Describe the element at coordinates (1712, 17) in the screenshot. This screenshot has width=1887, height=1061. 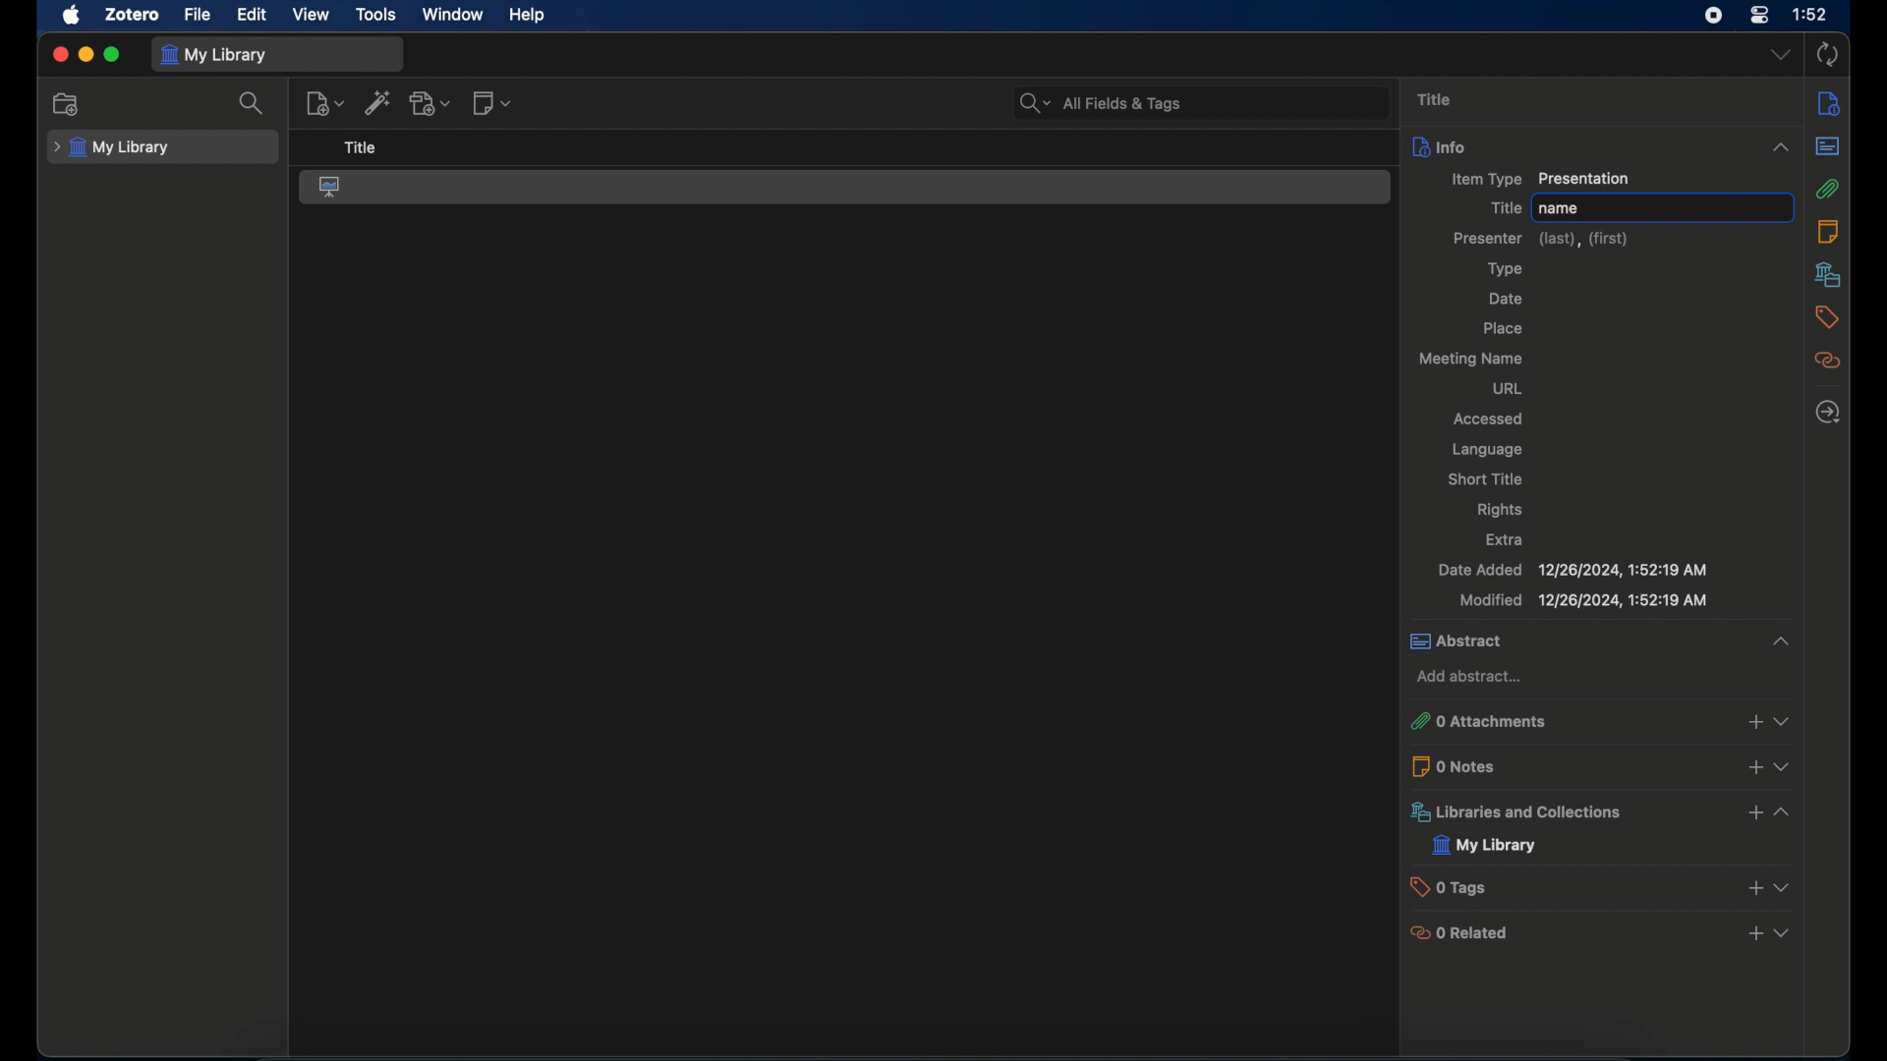
I see `screen recorder` at that location.